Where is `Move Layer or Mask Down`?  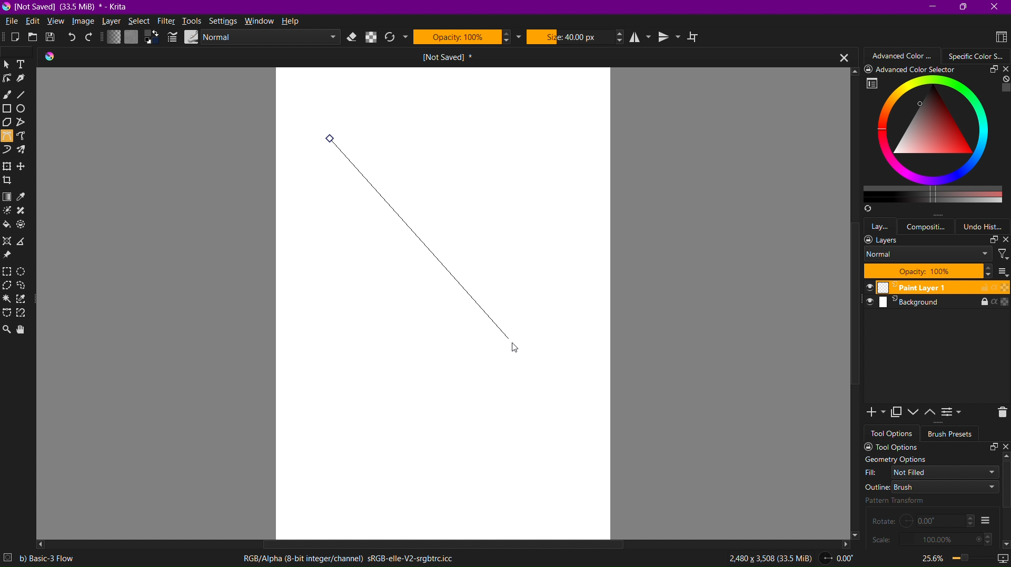
Move Layer or Mask Down is located at coordinates (915, 412).